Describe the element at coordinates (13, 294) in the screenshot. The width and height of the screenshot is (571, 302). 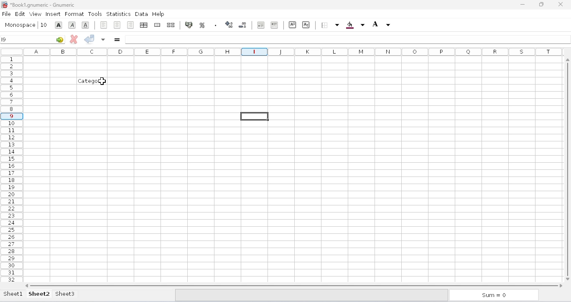
I see `sheet1` at that location.